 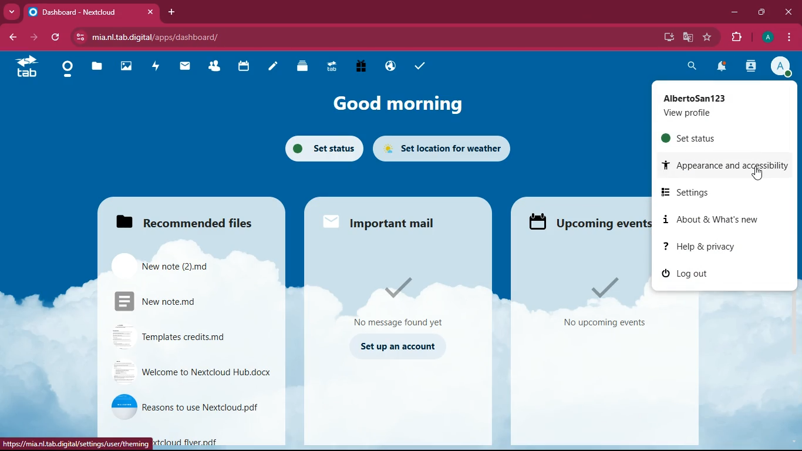 I want to click on set status, so click(x=319, y=149).